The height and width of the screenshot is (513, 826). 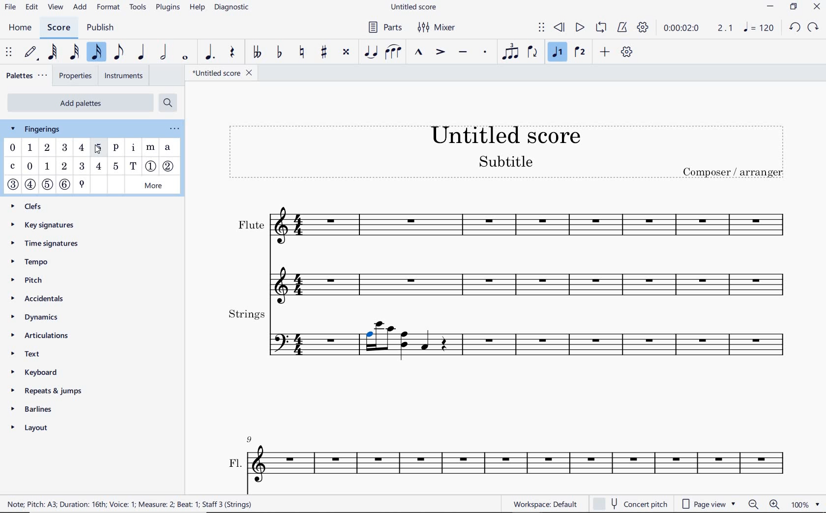 I want to click on 64th note, so click(x=54, y=51).